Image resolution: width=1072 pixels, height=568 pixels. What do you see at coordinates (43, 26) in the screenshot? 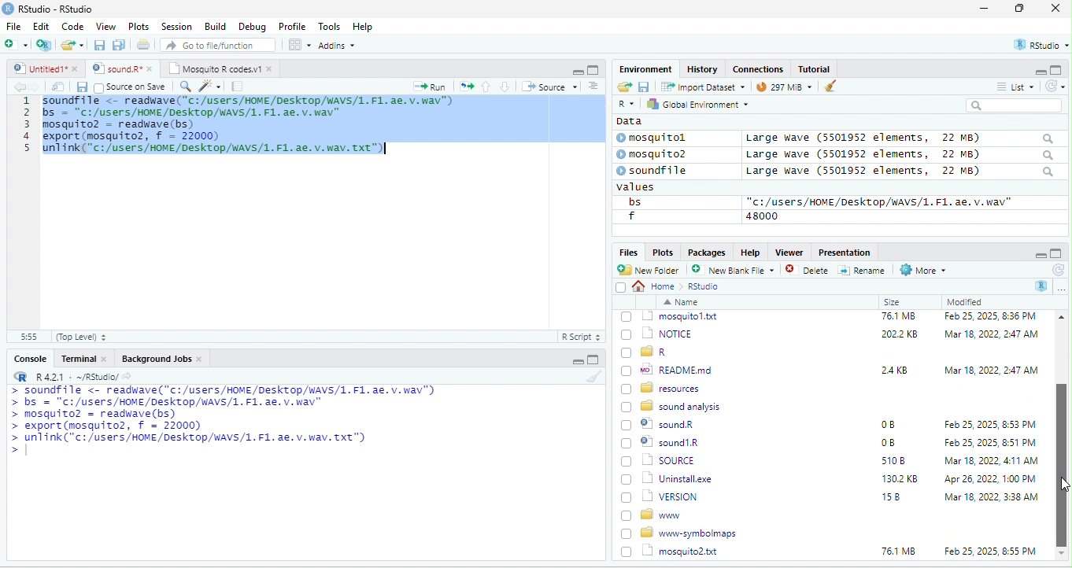
I see `Edit` at bounding box center [43, 26].